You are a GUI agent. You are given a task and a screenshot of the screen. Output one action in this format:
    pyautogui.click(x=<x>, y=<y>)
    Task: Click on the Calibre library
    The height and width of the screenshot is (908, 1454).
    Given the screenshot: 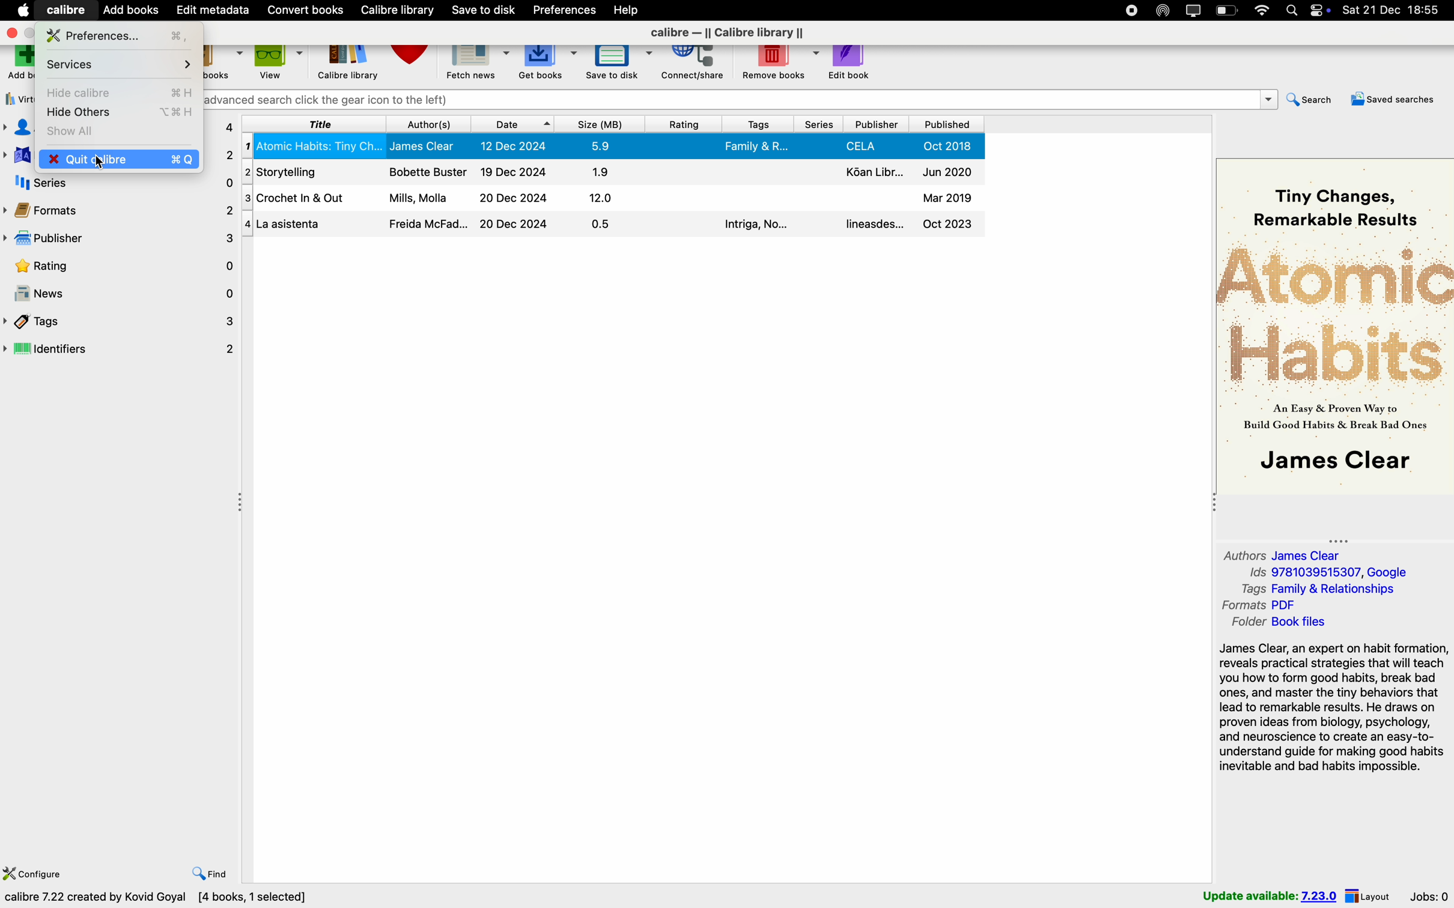 What is the action you would take?
    pyautogui.click(x=349, y=65)
    